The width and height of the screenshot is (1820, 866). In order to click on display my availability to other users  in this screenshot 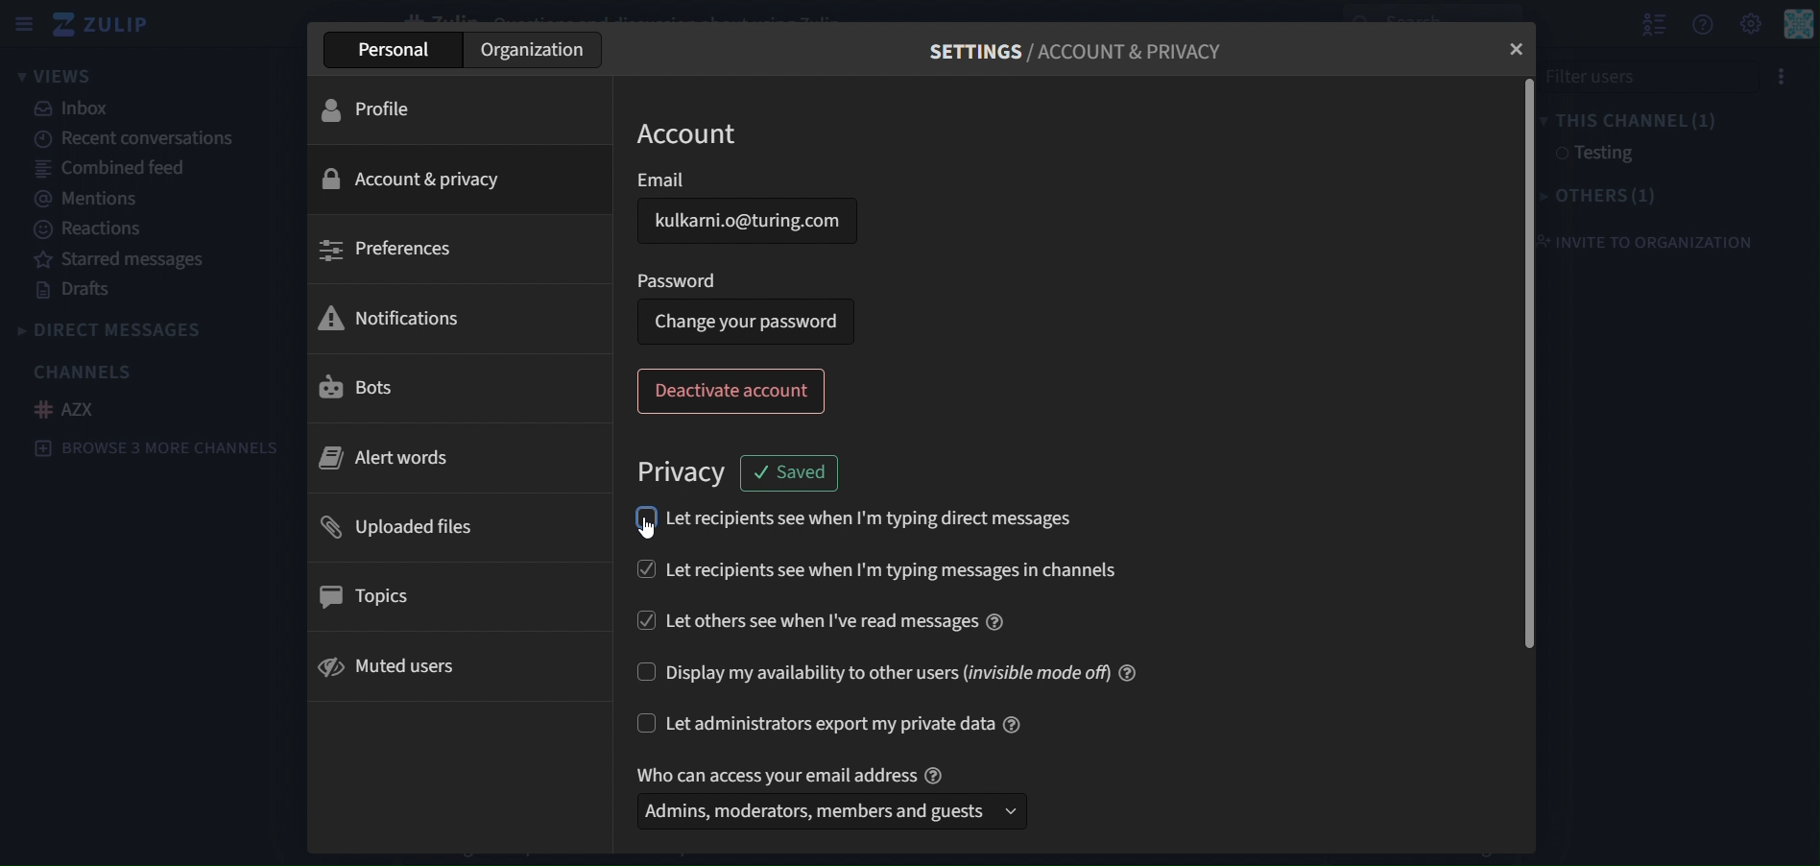, I will do `click(885, 668)`.